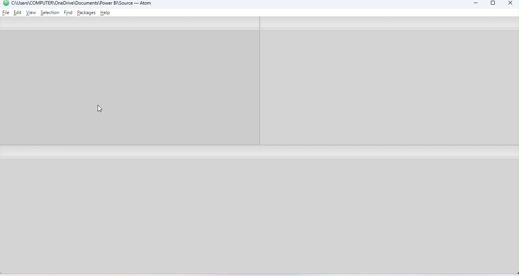  Describe the element at coordinates (69, 13) in the screenshot. I see `Find` at that location.